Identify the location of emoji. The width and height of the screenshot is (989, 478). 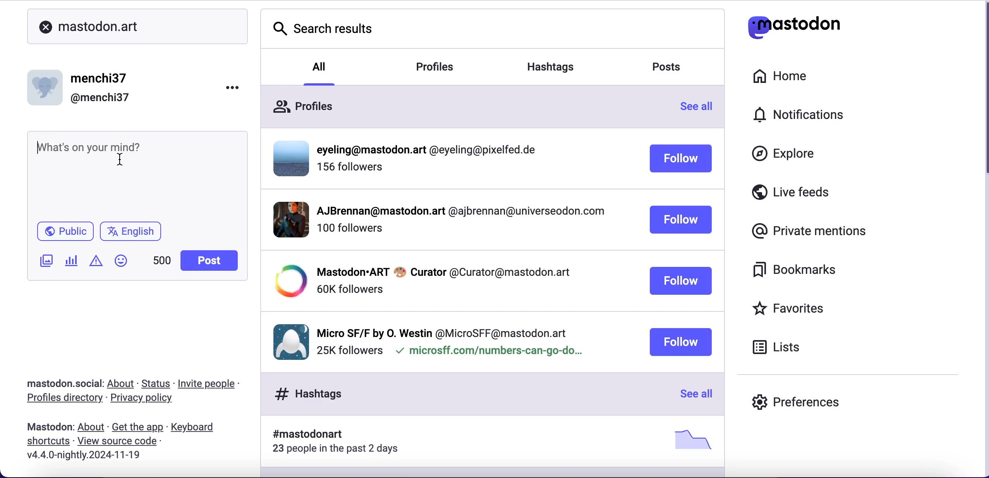
(124, 263).